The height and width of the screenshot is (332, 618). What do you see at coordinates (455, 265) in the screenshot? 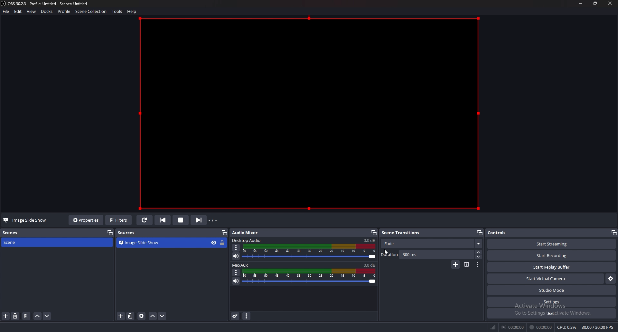
I see `add transition` at bounding box center [455, 265].